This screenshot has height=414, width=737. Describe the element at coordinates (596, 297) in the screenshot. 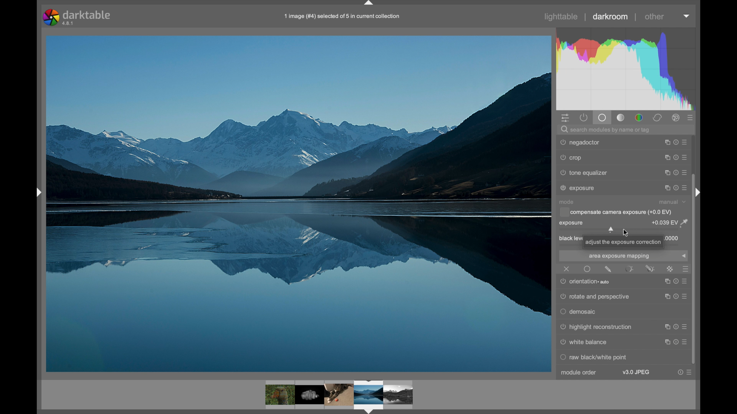

I see `rotate and perspective` at that location.